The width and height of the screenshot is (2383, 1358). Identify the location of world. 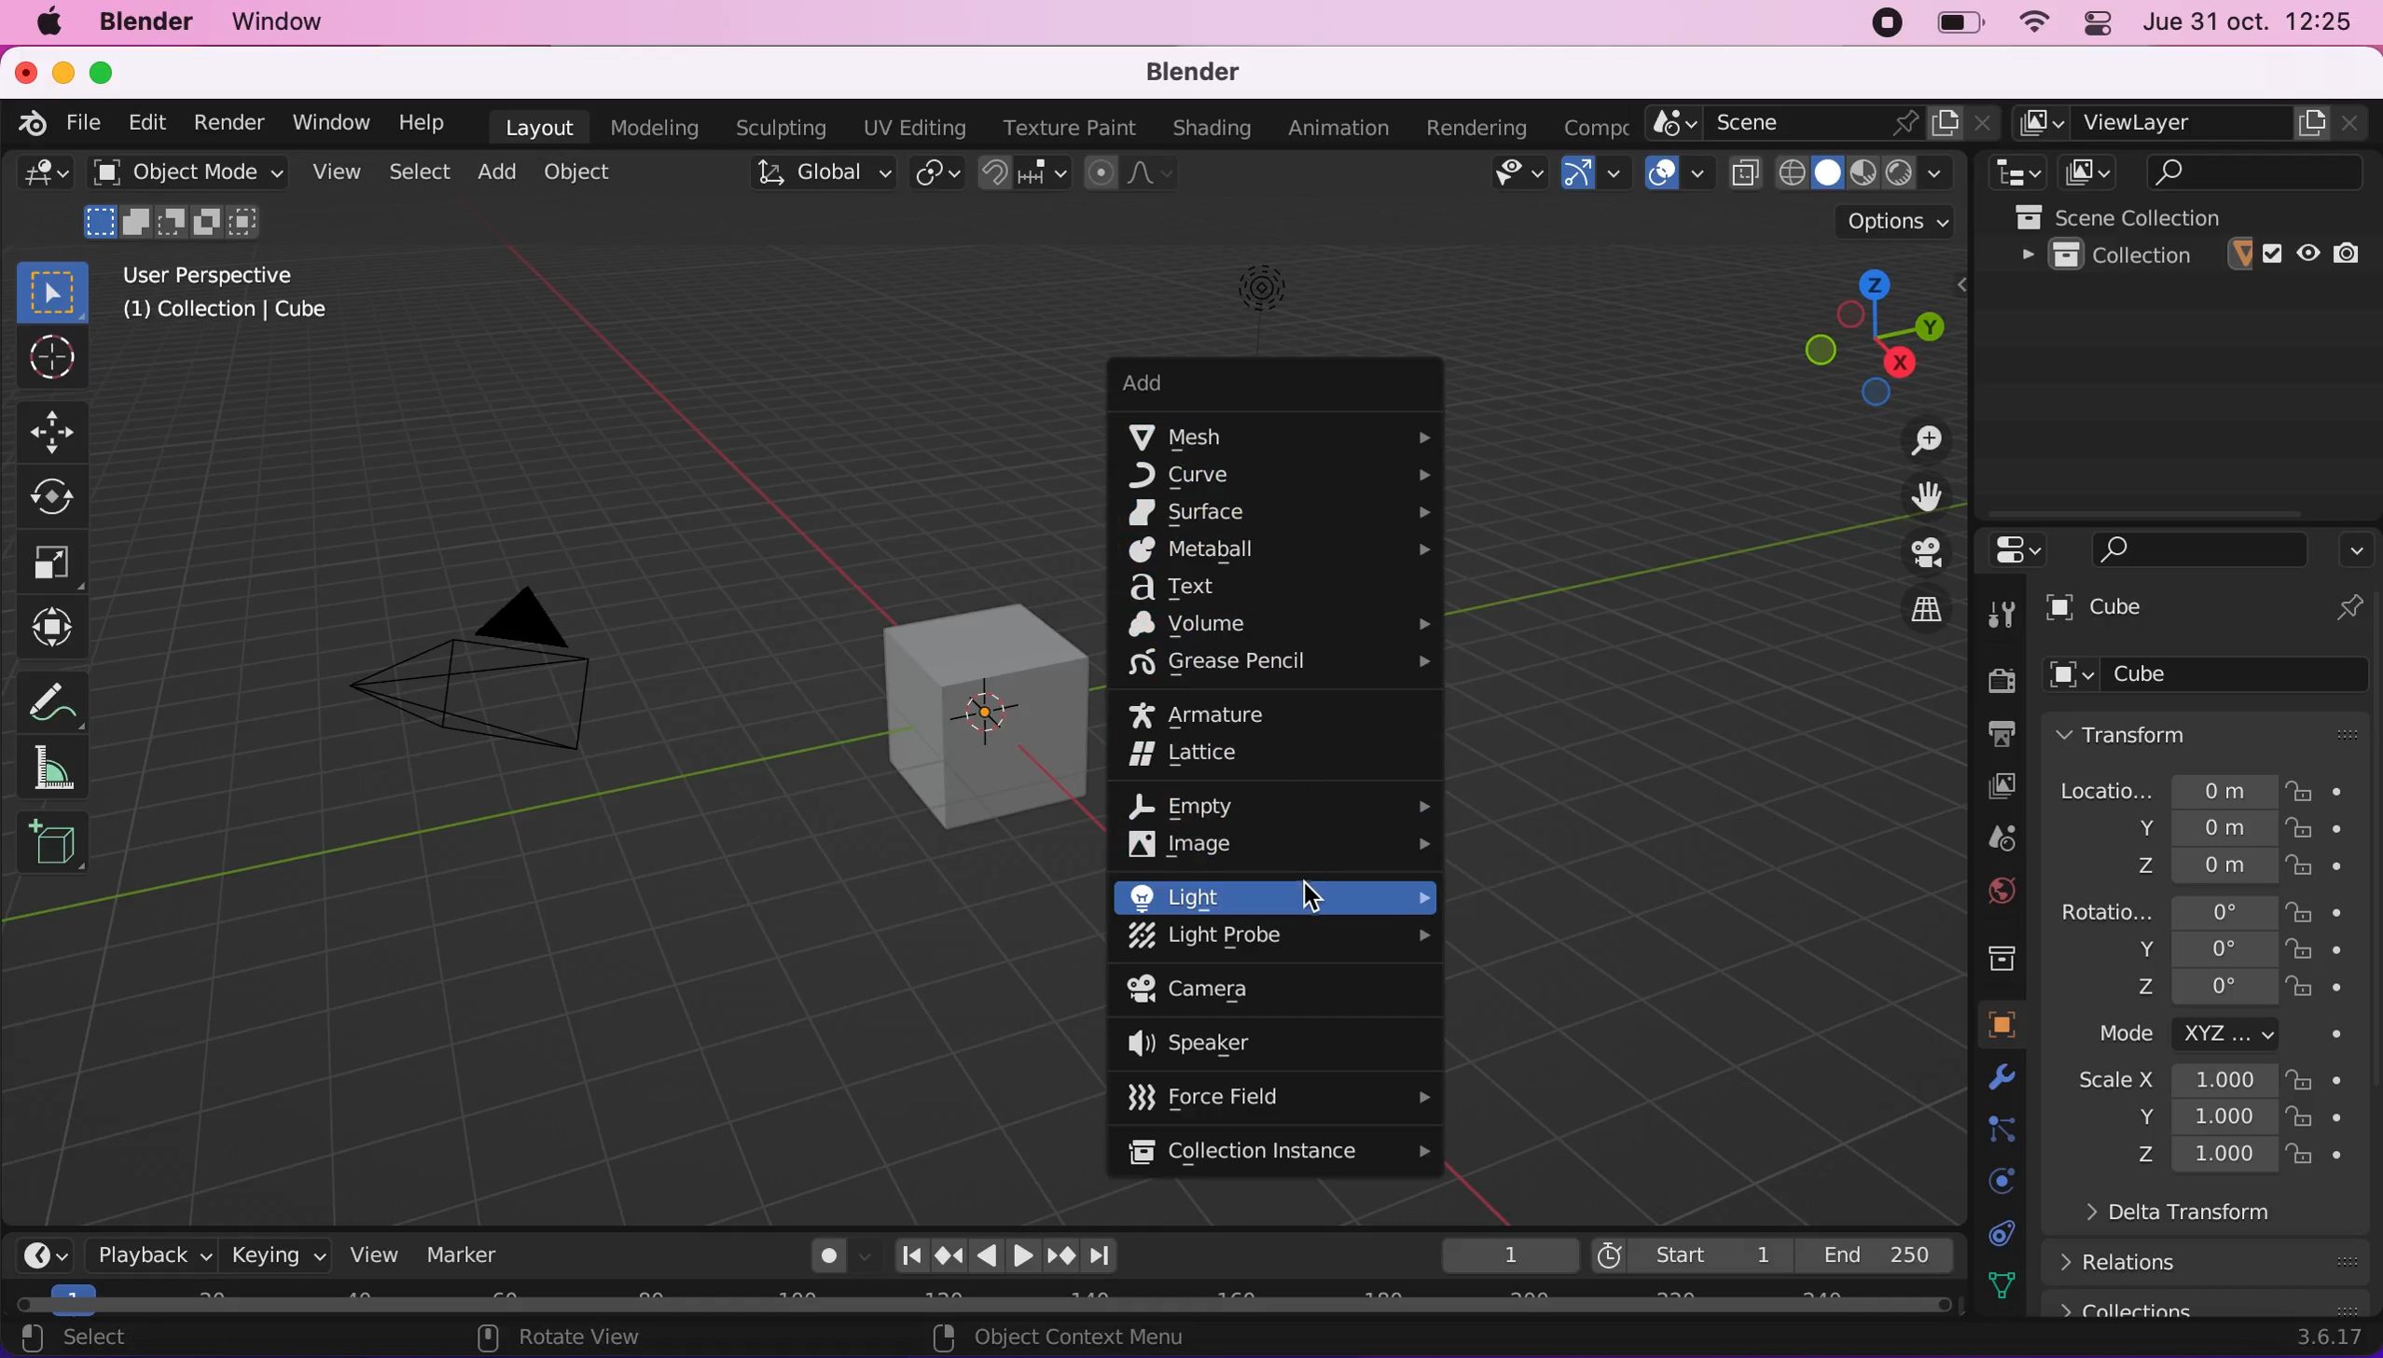
(1986, 892).